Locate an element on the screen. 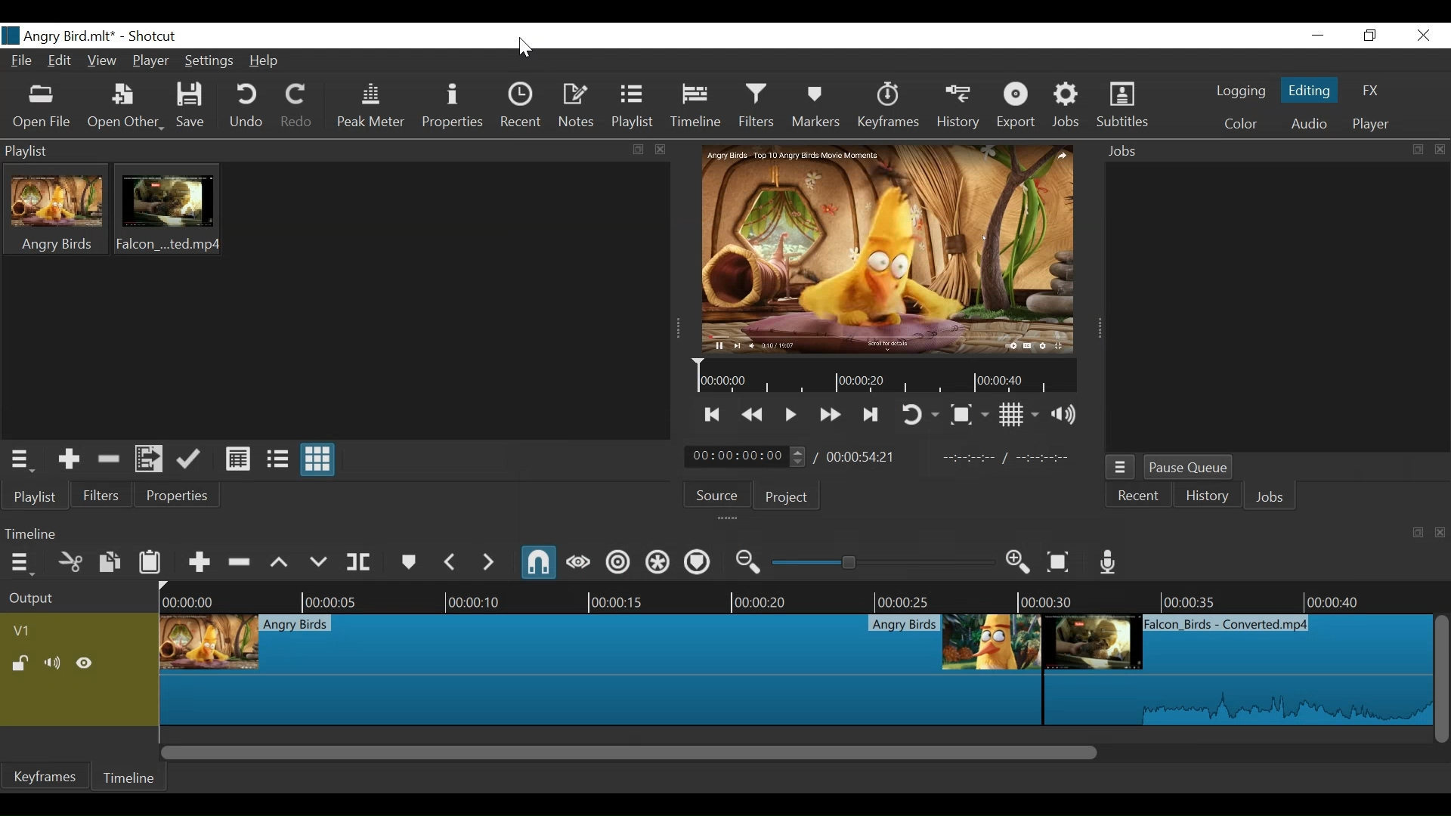  Hide is located at coordinates (84, 664).